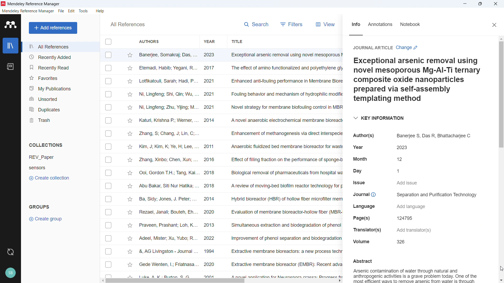  Describe the element at coordinates (28, 11) in the screenshot. I see `Mendeley reference manager ` at that location.